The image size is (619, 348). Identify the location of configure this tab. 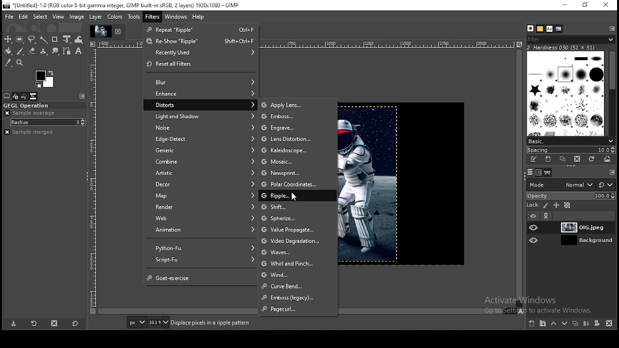
(611, 28).